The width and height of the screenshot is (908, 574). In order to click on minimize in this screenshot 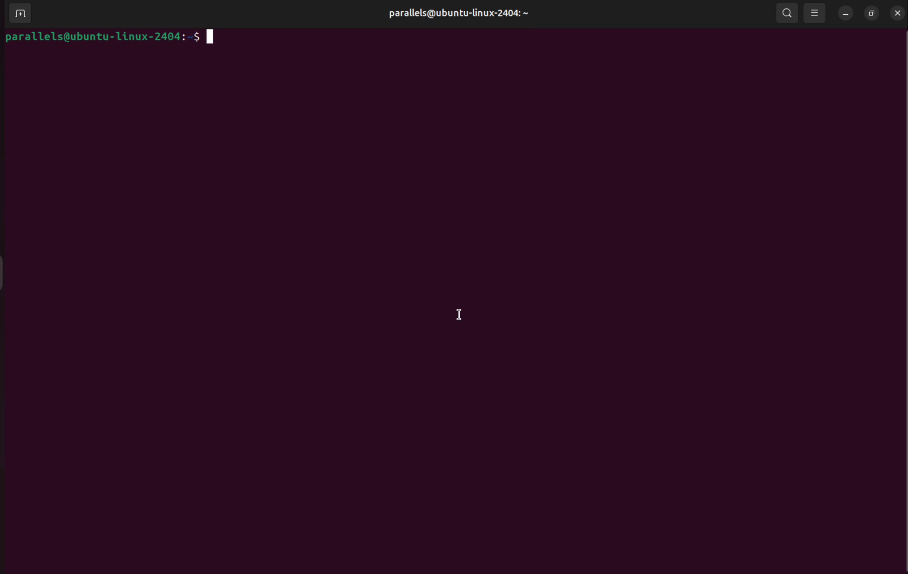, I will do `click(845, 14)`.